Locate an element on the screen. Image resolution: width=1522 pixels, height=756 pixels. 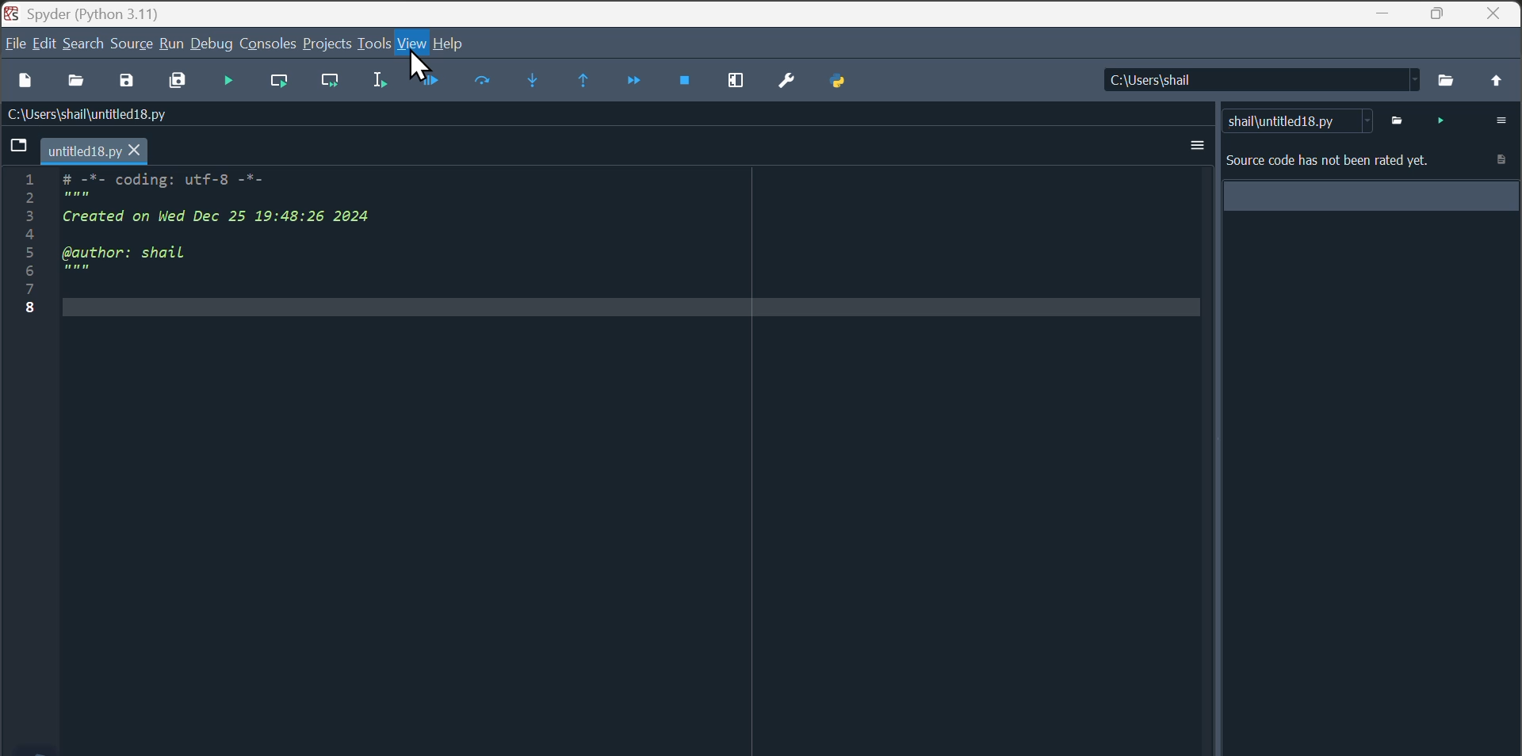
Stop Debugging is located at coordinates (689, 85).